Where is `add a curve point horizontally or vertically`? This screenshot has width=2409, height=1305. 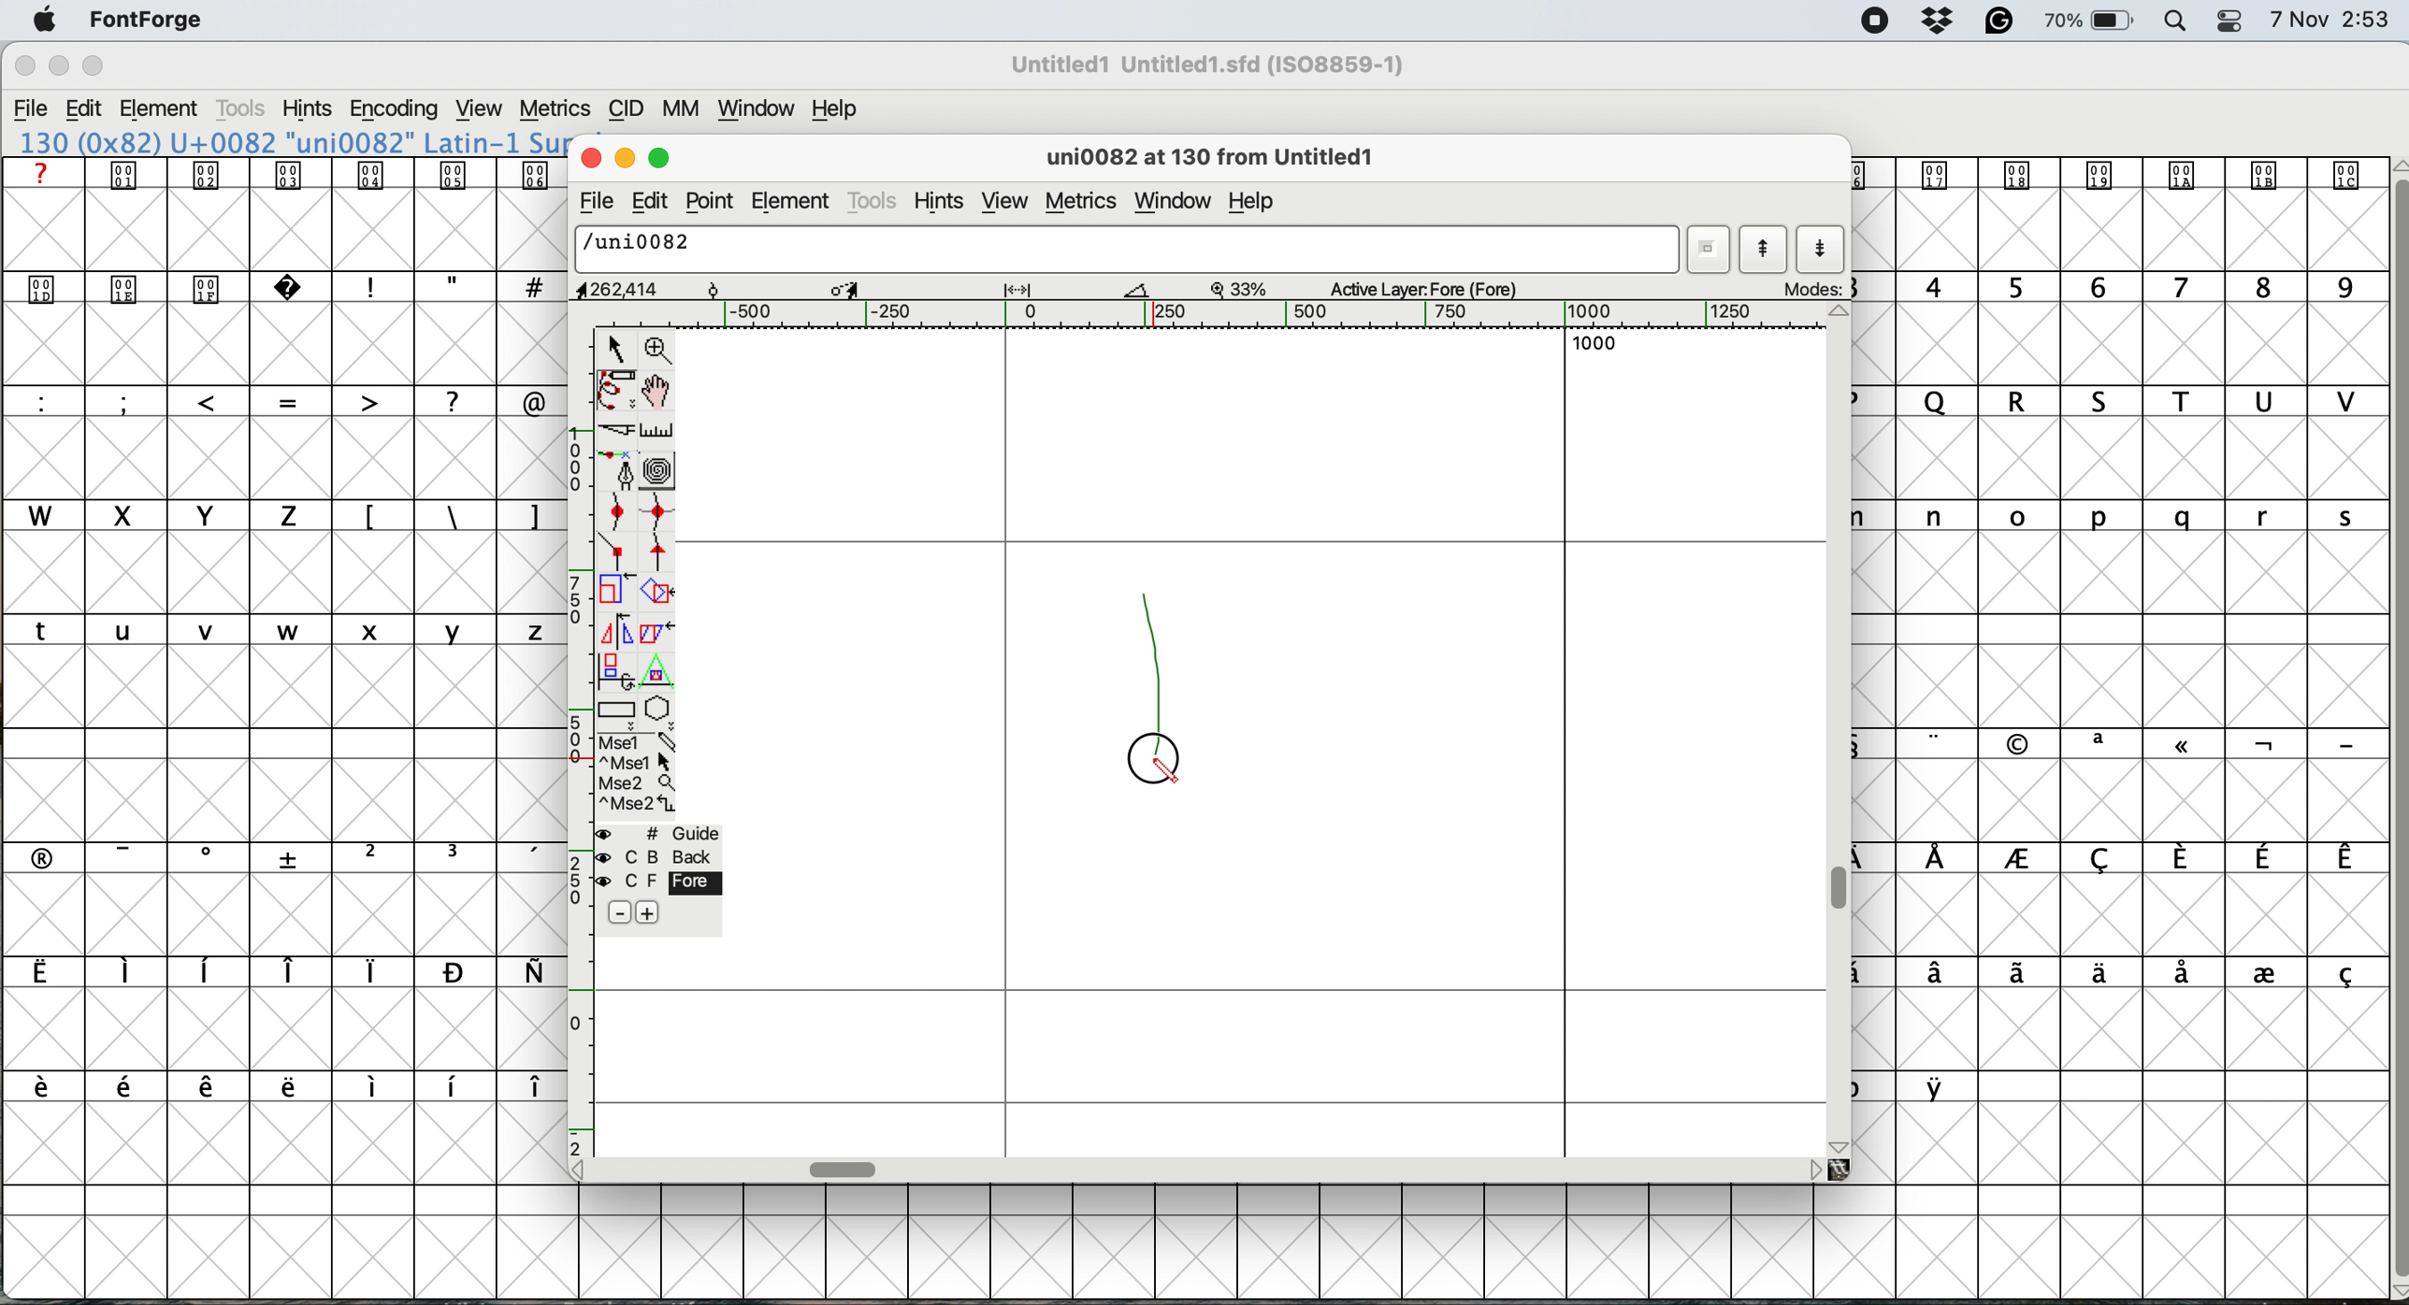 add a curve point horizontally or vertically is located at coordinates (663, 516).